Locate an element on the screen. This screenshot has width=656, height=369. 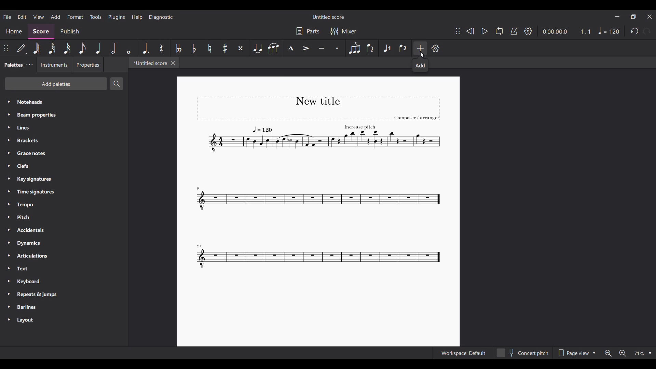
Accidentals is located at coordinates (64, 231).